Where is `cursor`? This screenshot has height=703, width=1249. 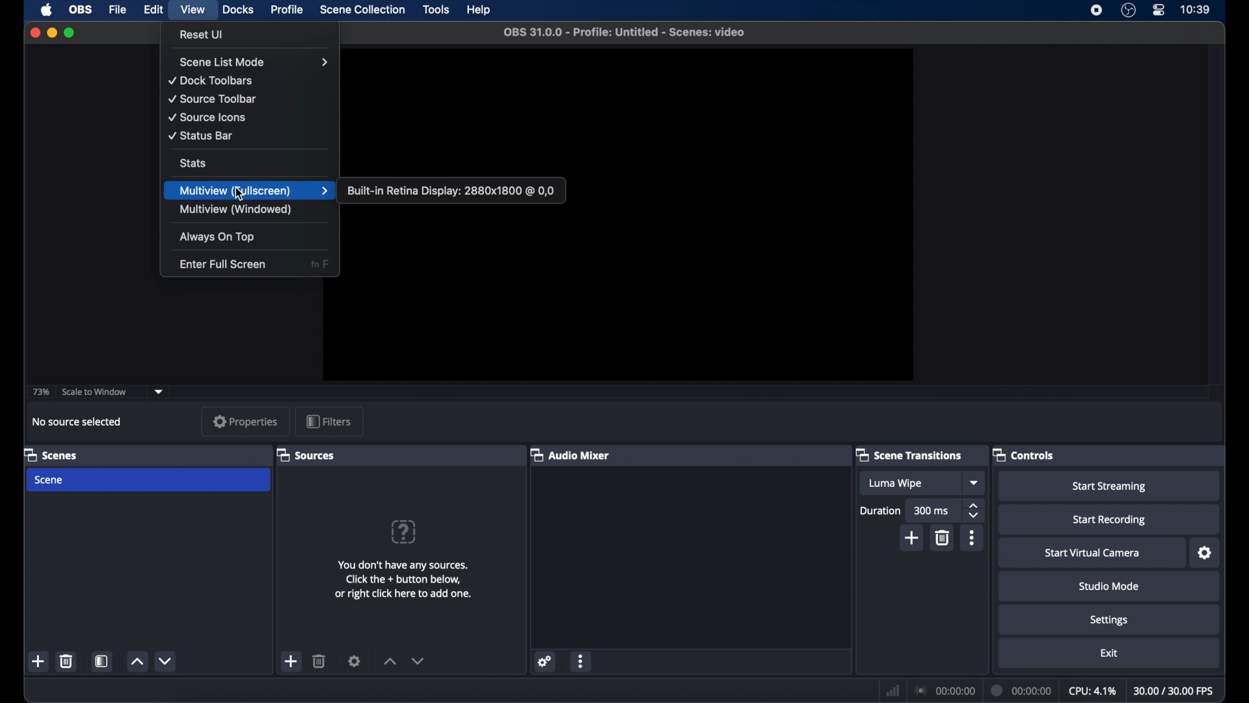
cursor is located at coordinates (239, 195).